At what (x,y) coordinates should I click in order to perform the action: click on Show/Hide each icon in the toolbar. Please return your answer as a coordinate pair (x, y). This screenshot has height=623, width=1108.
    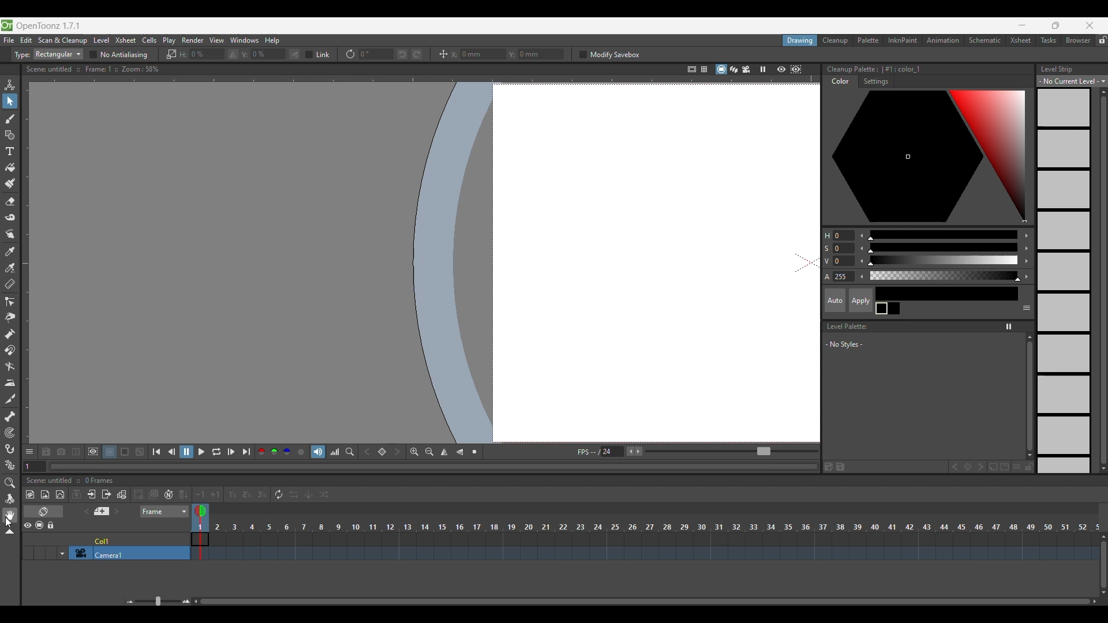
    Looking at the image, I should click on (29, 452).